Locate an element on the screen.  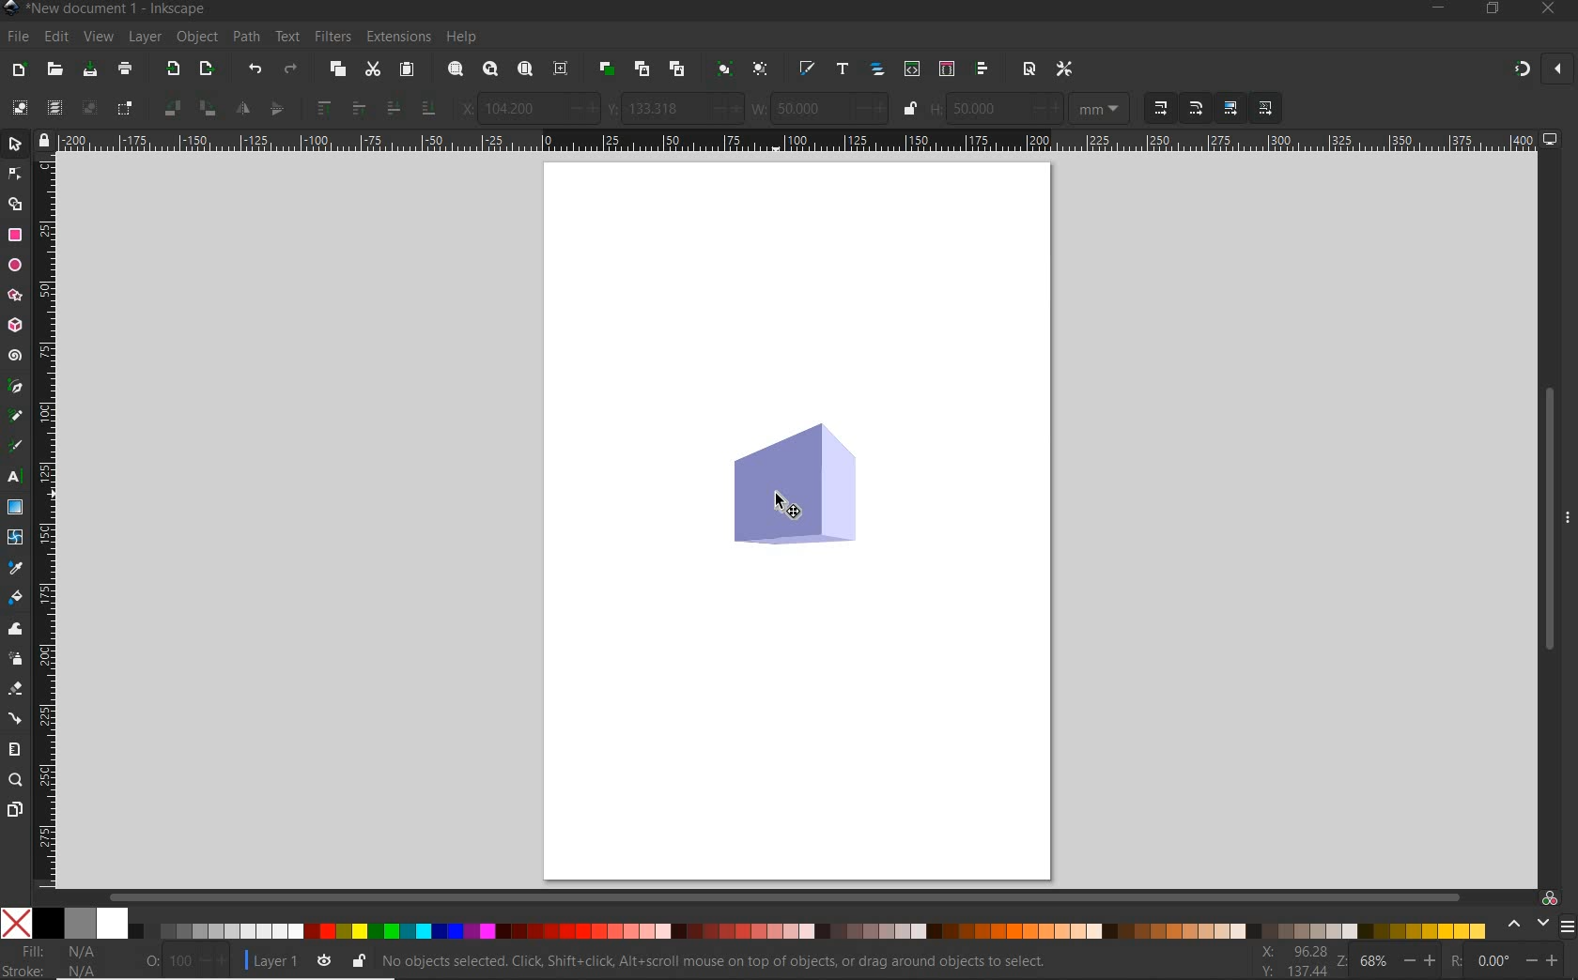
h is located at coordinates (936, 109).